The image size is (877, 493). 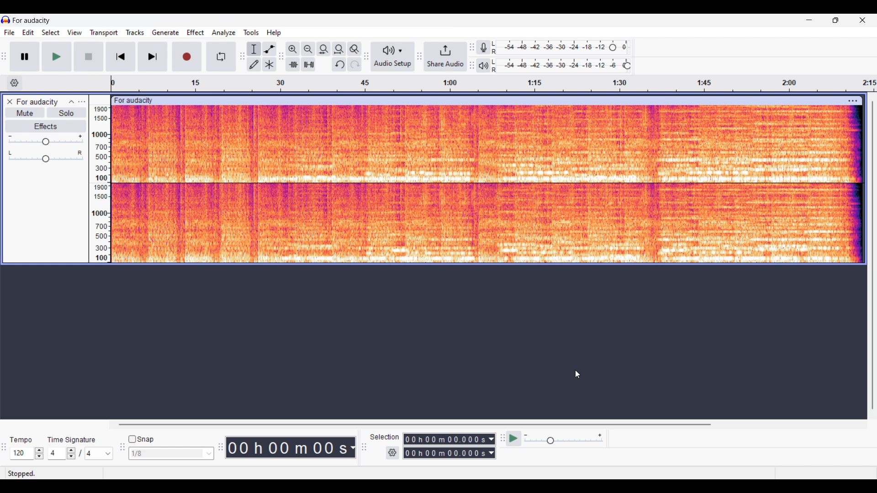 What do you see at coordinates (578, 374) in the screenshot?
I see `Cursor position unchanged` at bounding box center [578, 374].